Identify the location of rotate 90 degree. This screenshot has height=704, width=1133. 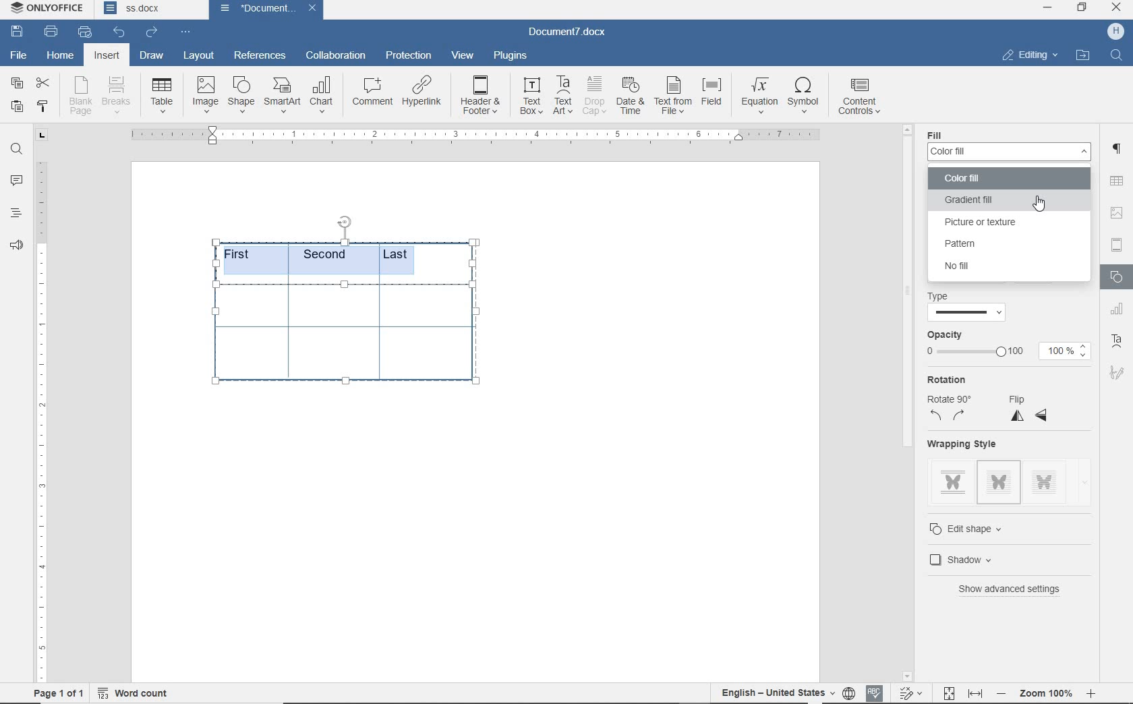
(954, 409).